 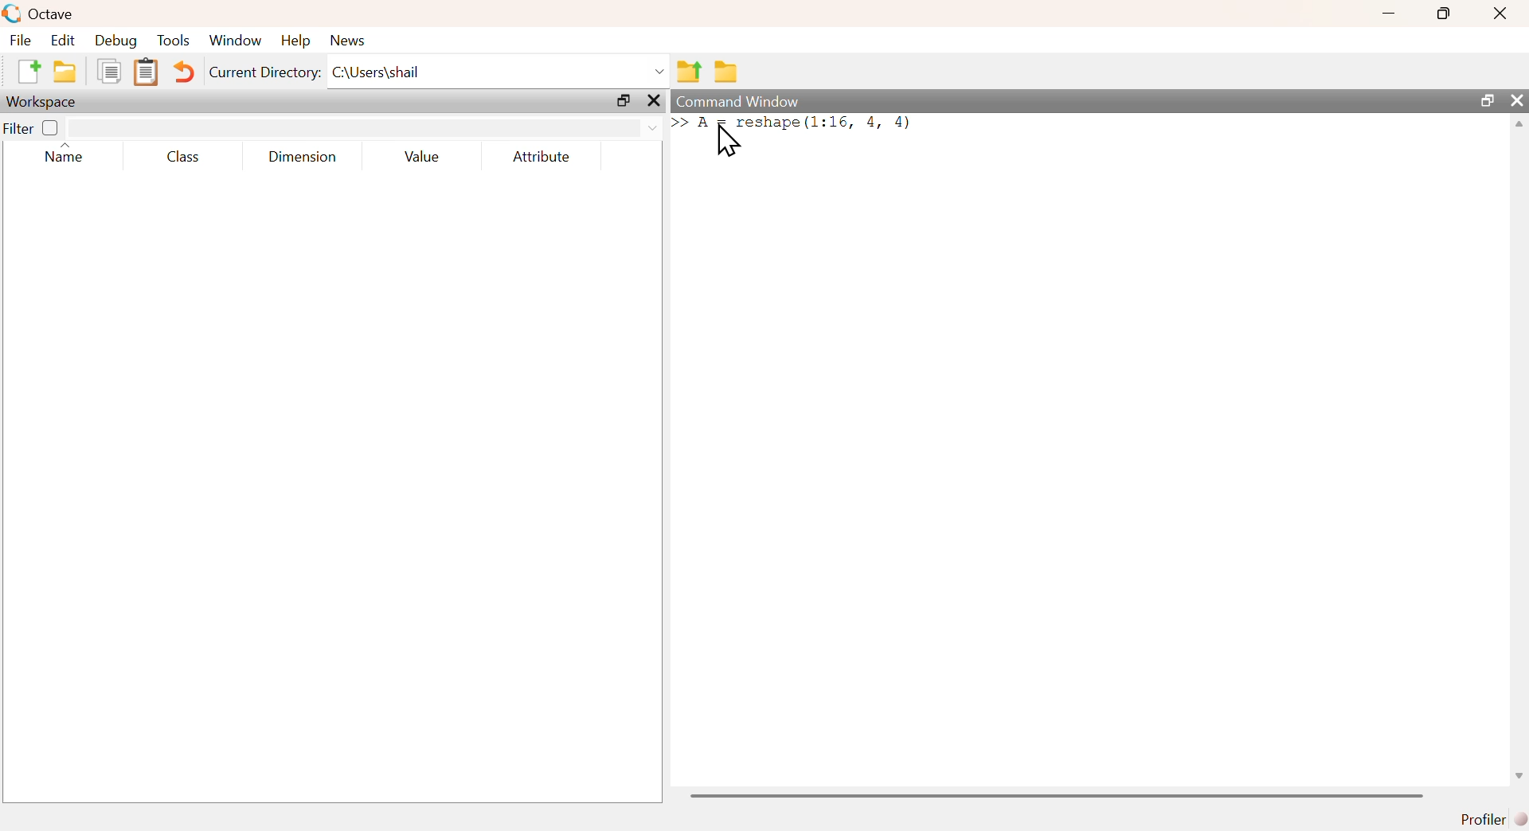 I want to click on maximize, so click(x=1441, y=14).